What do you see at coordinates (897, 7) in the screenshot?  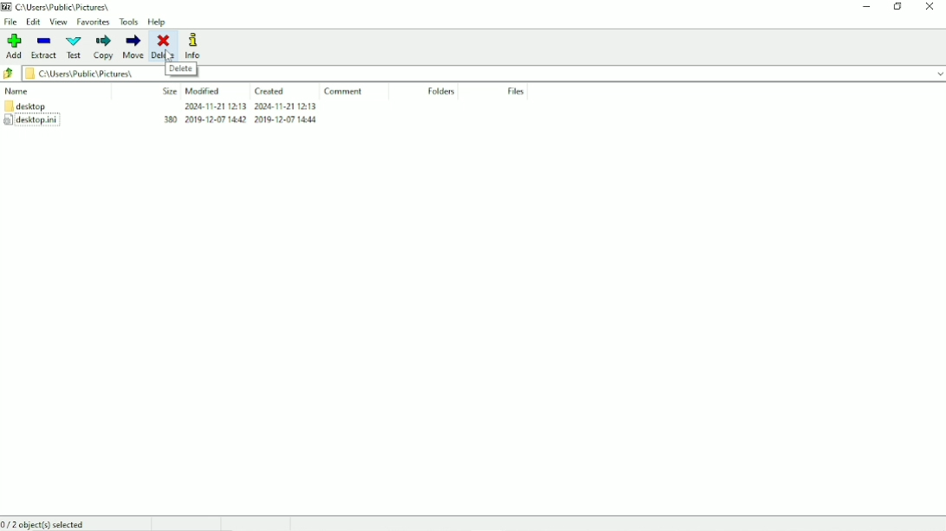 I see `Restore down` at bounding box center [897, 7].